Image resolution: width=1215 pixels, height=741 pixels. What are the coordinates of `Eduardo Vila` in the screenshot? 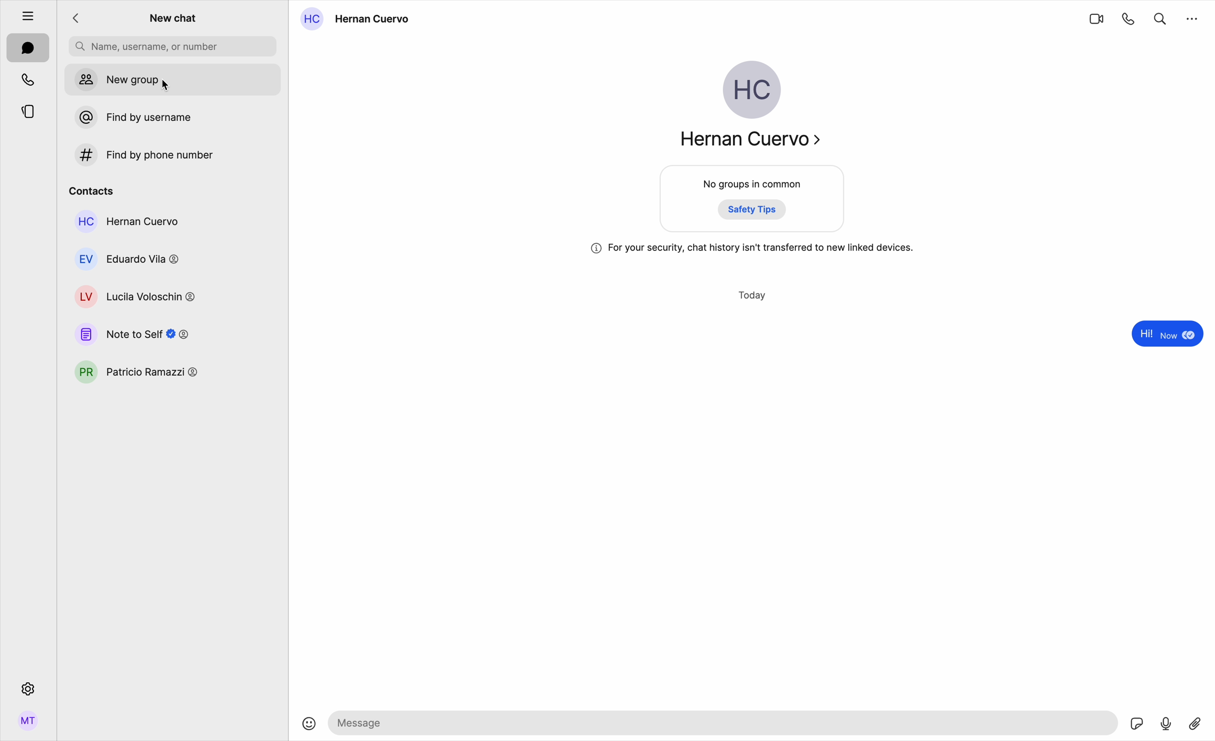 It's located at (130, 258).